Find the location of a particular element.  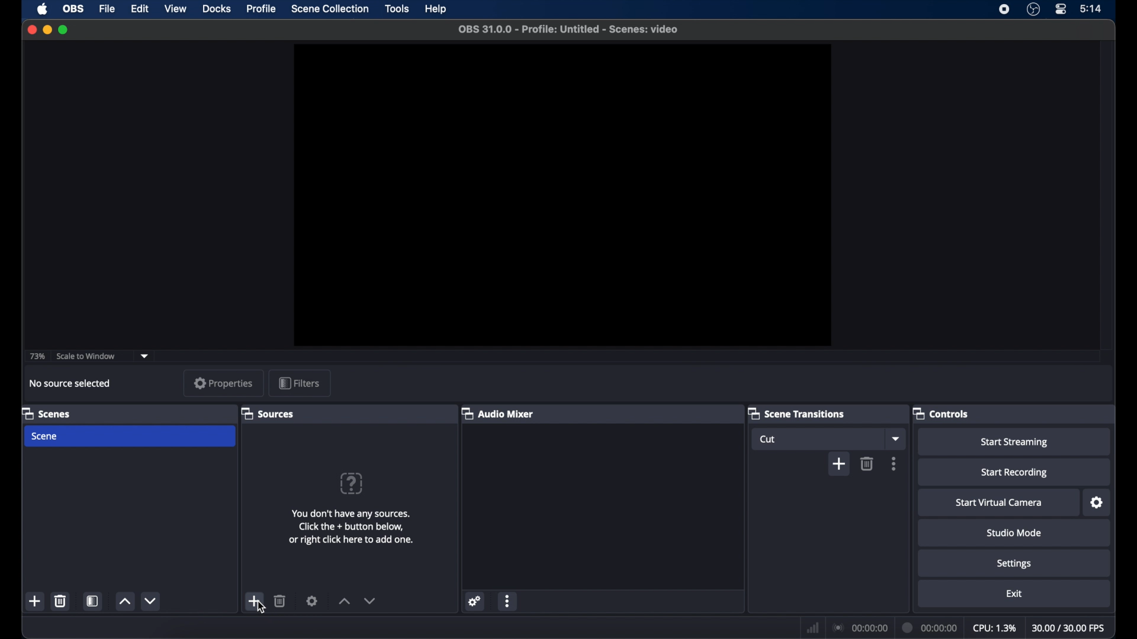

add is located at coordinates (839, 464).